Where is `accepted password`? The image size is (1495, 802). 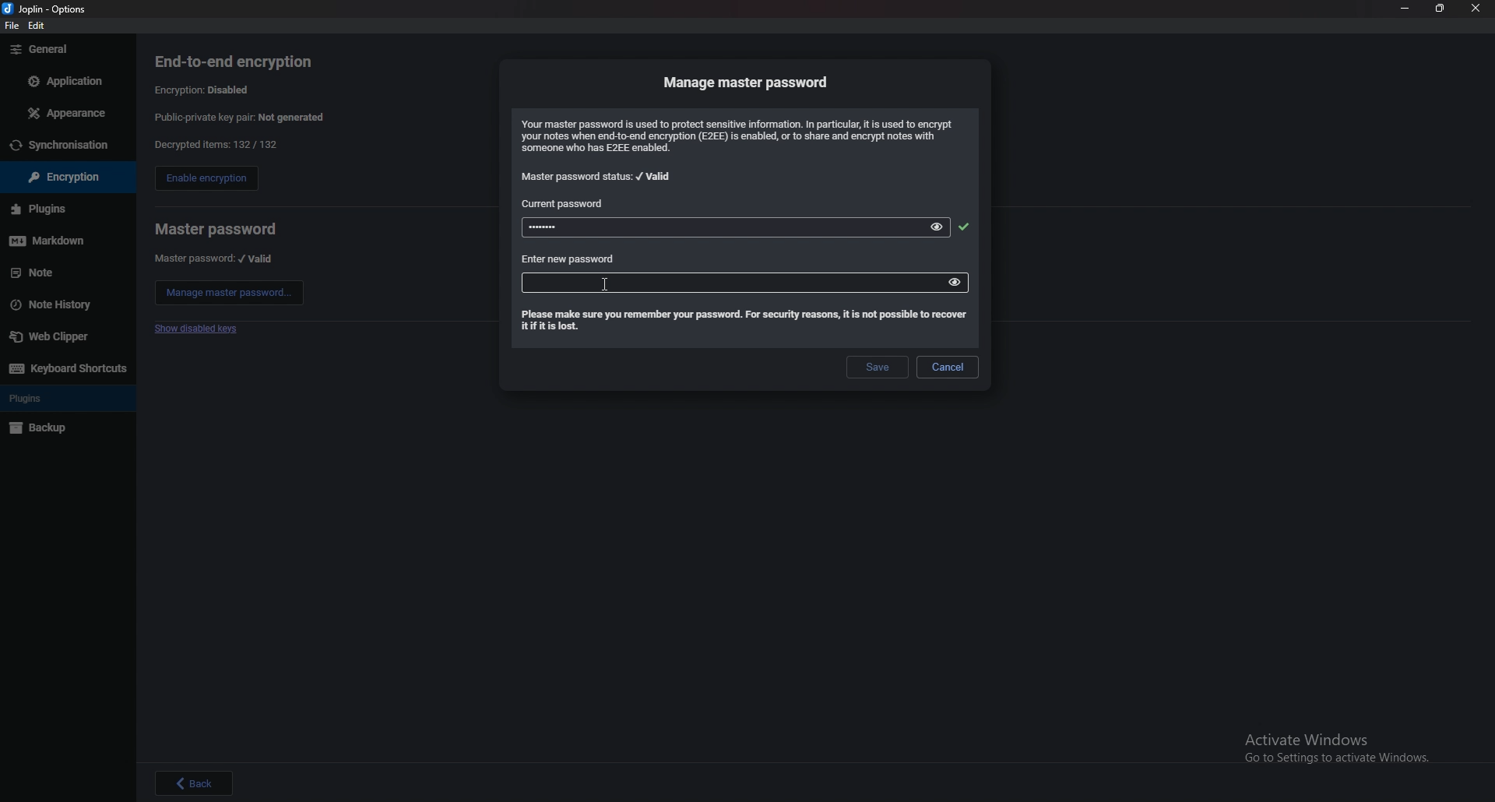
accepted password is located at coordinates (963, 227).